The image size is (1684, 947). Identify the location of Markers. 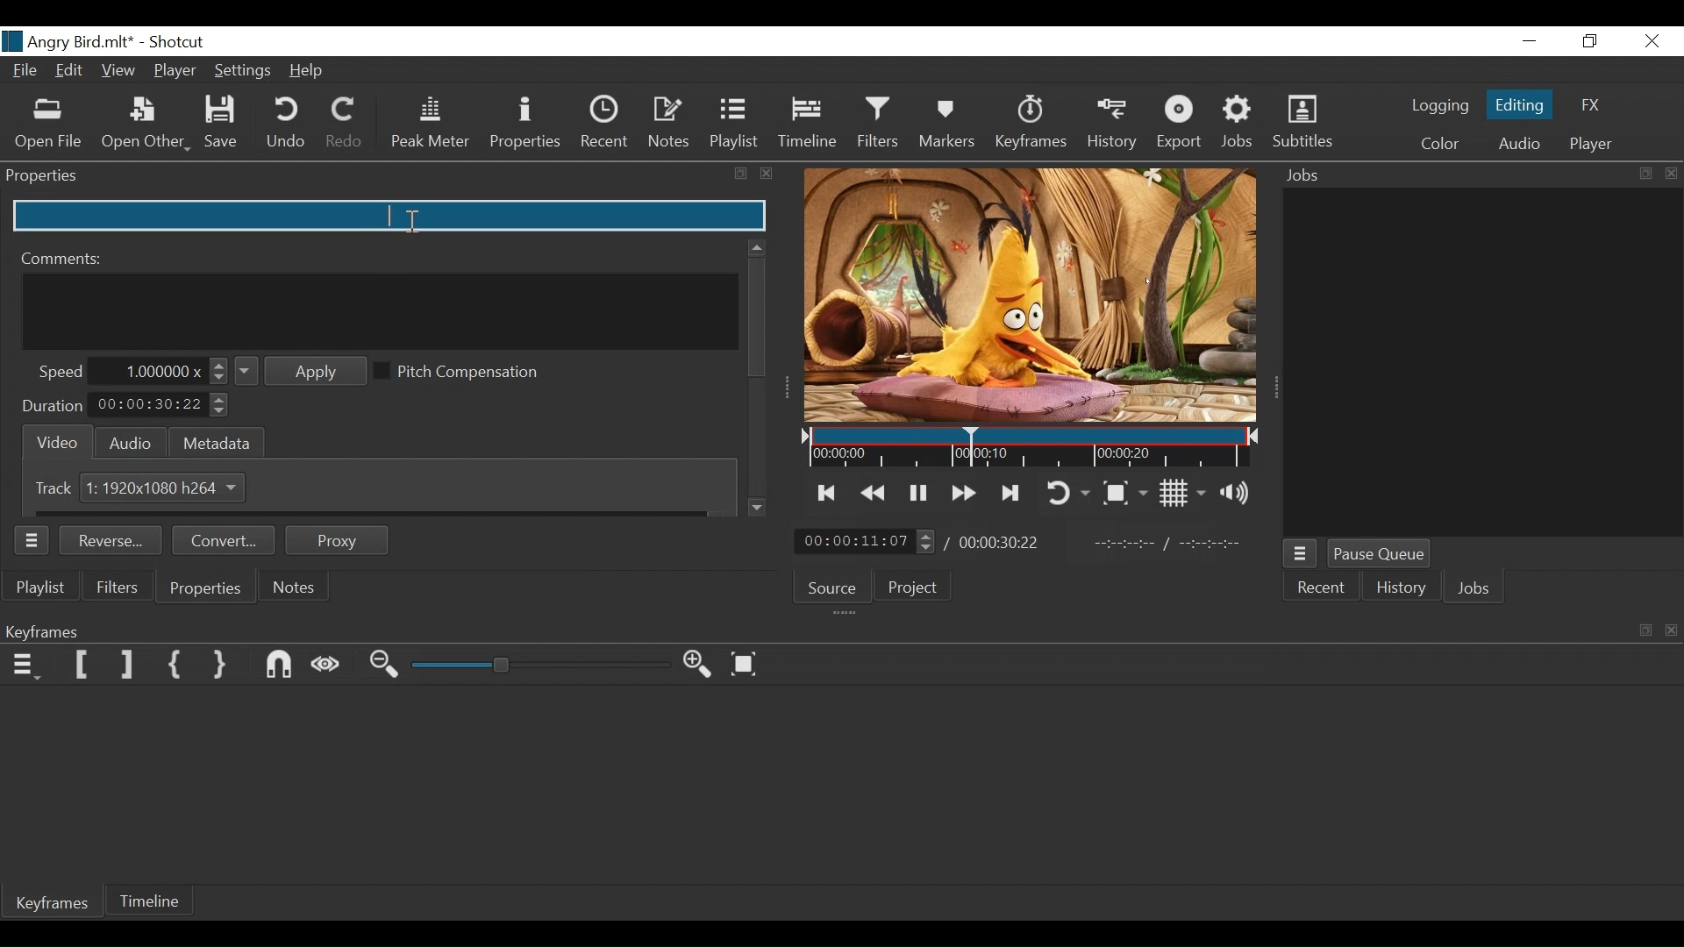
(952, 125).